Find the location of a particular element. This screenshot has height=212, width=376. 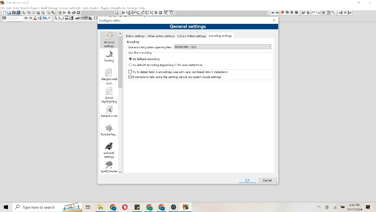

Play is located at coordinates (65, 13).